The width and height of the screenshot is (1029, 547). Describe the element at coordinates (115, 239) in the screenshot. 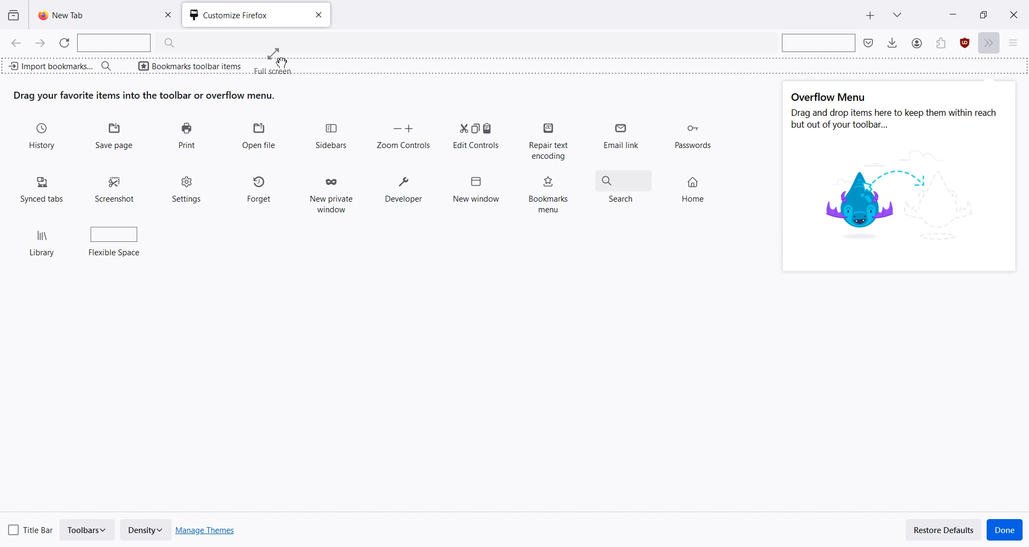

I see `Flexible space` at that location.